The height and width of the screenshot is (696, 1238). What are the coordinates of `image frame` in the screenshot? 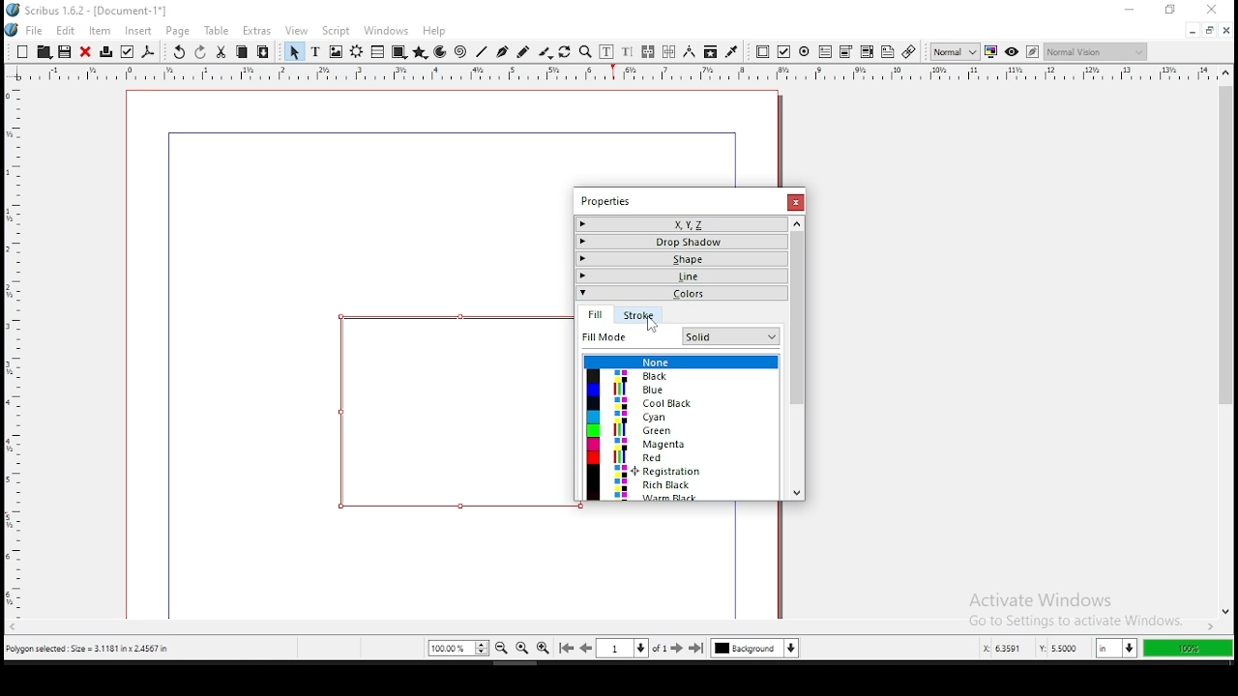 It's located at (336, 51).